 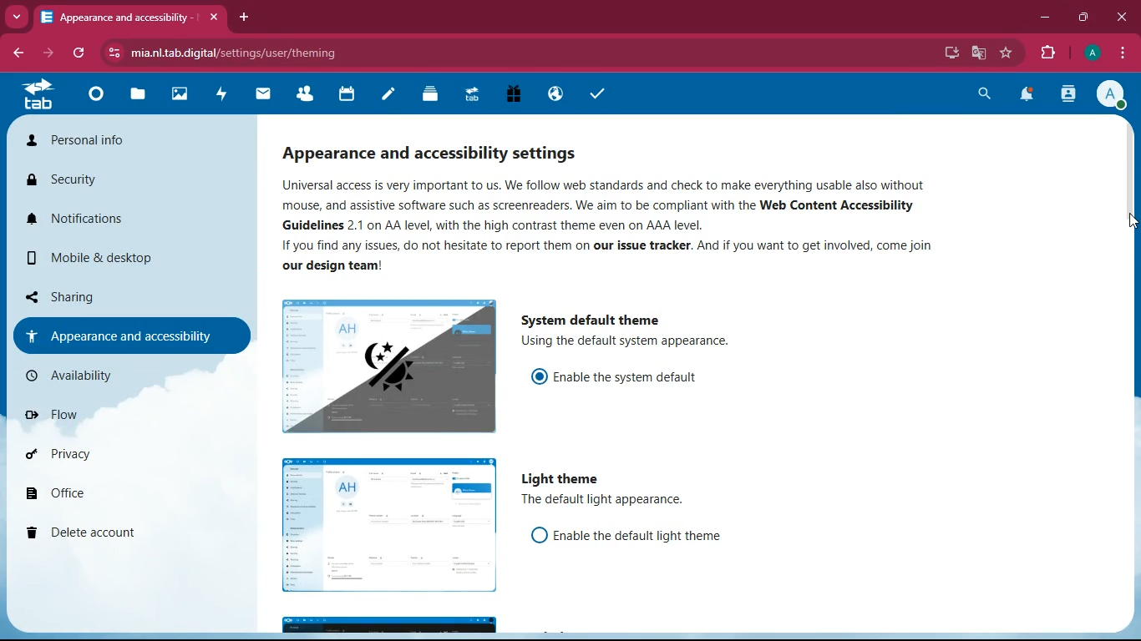 What do you see at coordinates (986, 95) in the screenshot?
I see `search` at bounding box center [986, 95].